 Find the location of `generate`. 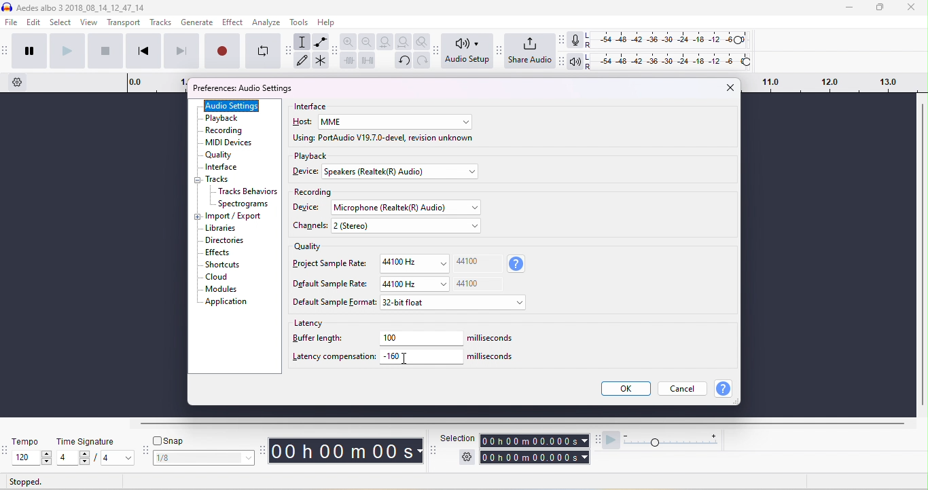

generate is located at coordinates (198, 23).